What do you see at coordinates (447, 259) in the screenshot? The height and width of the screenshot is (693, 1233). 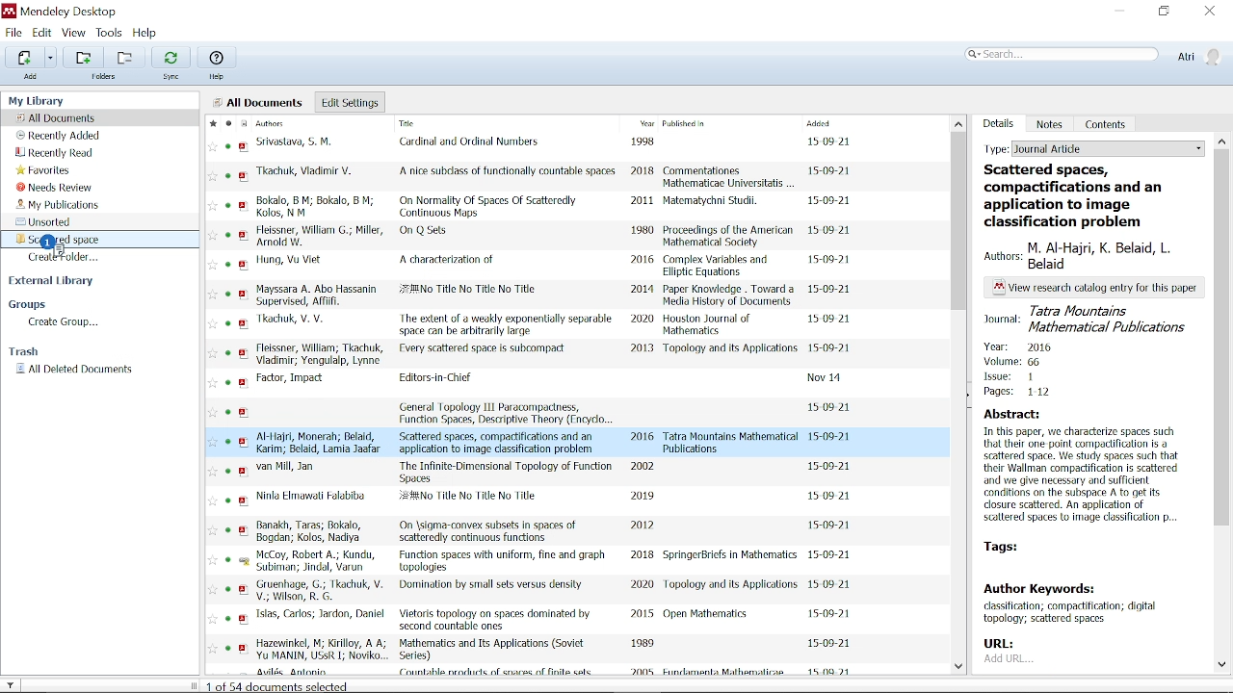 I see `title` at bounding box center [447, 259].